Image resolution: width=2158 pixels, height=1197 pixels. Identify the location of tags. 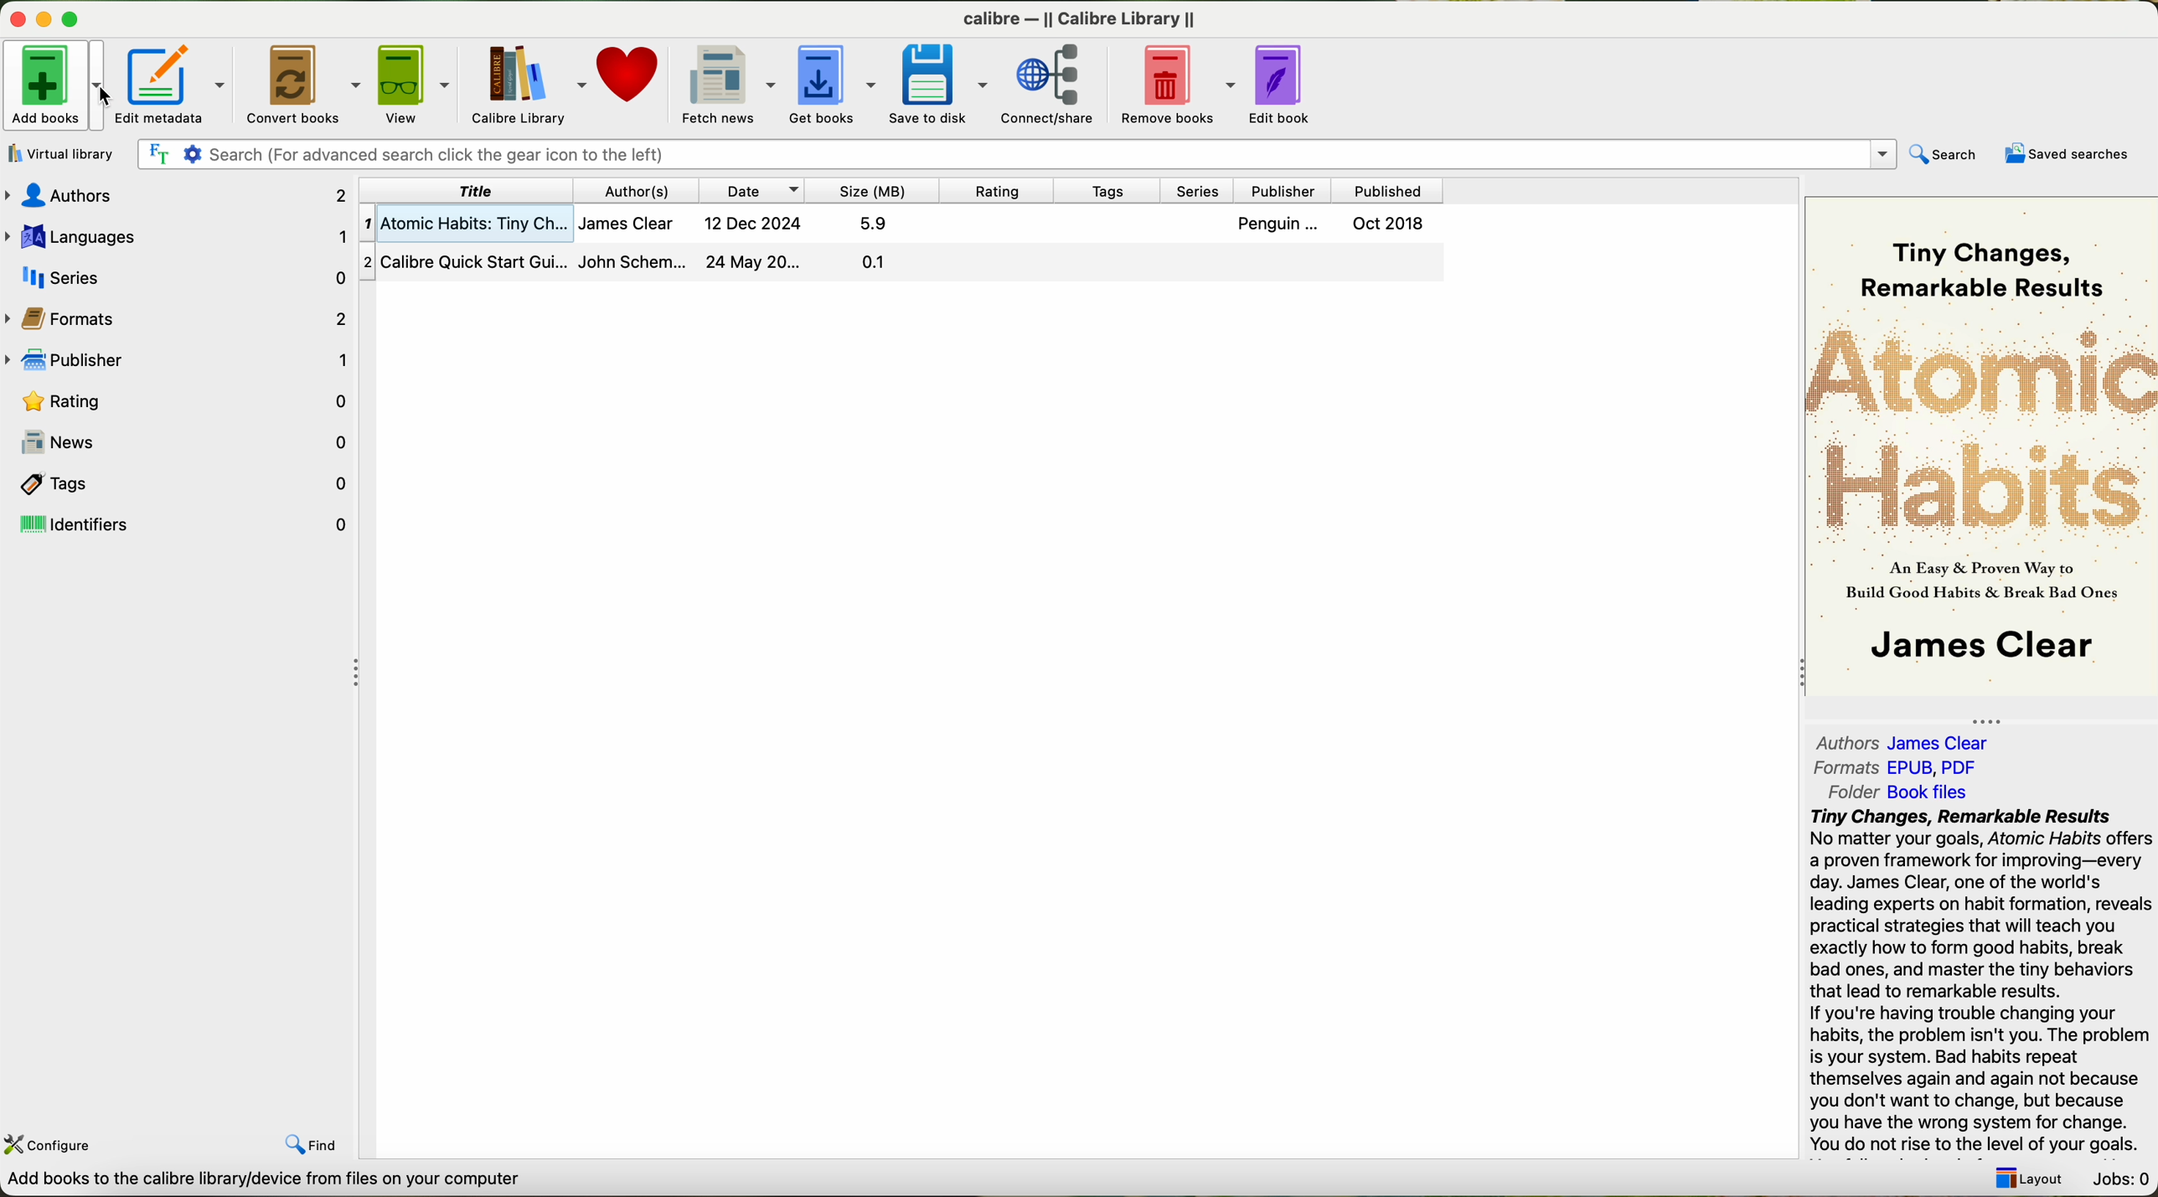
(1103, 190).